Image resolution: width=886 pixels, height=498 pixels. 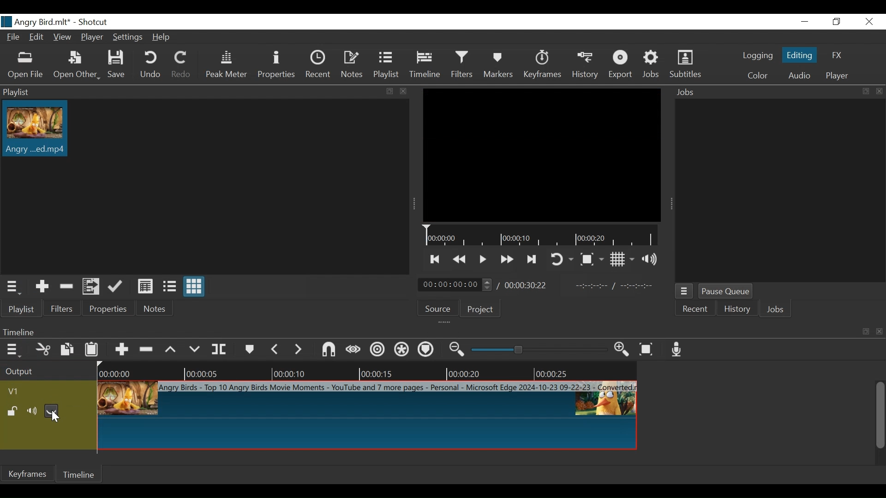 What do you see at coordinates (352, 65) in the screenshot?
I see `Notes` at bounding box center [352, 65].